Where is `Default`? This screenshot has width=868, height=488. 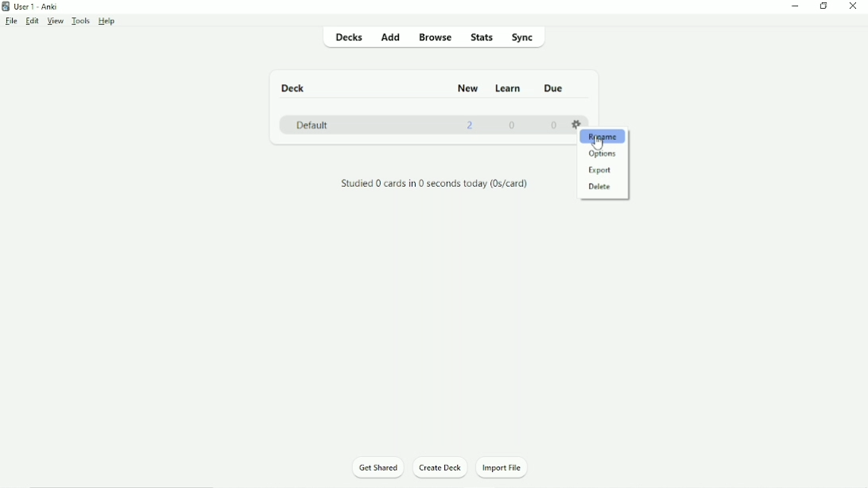 Default is located at coordinates (314, 124).